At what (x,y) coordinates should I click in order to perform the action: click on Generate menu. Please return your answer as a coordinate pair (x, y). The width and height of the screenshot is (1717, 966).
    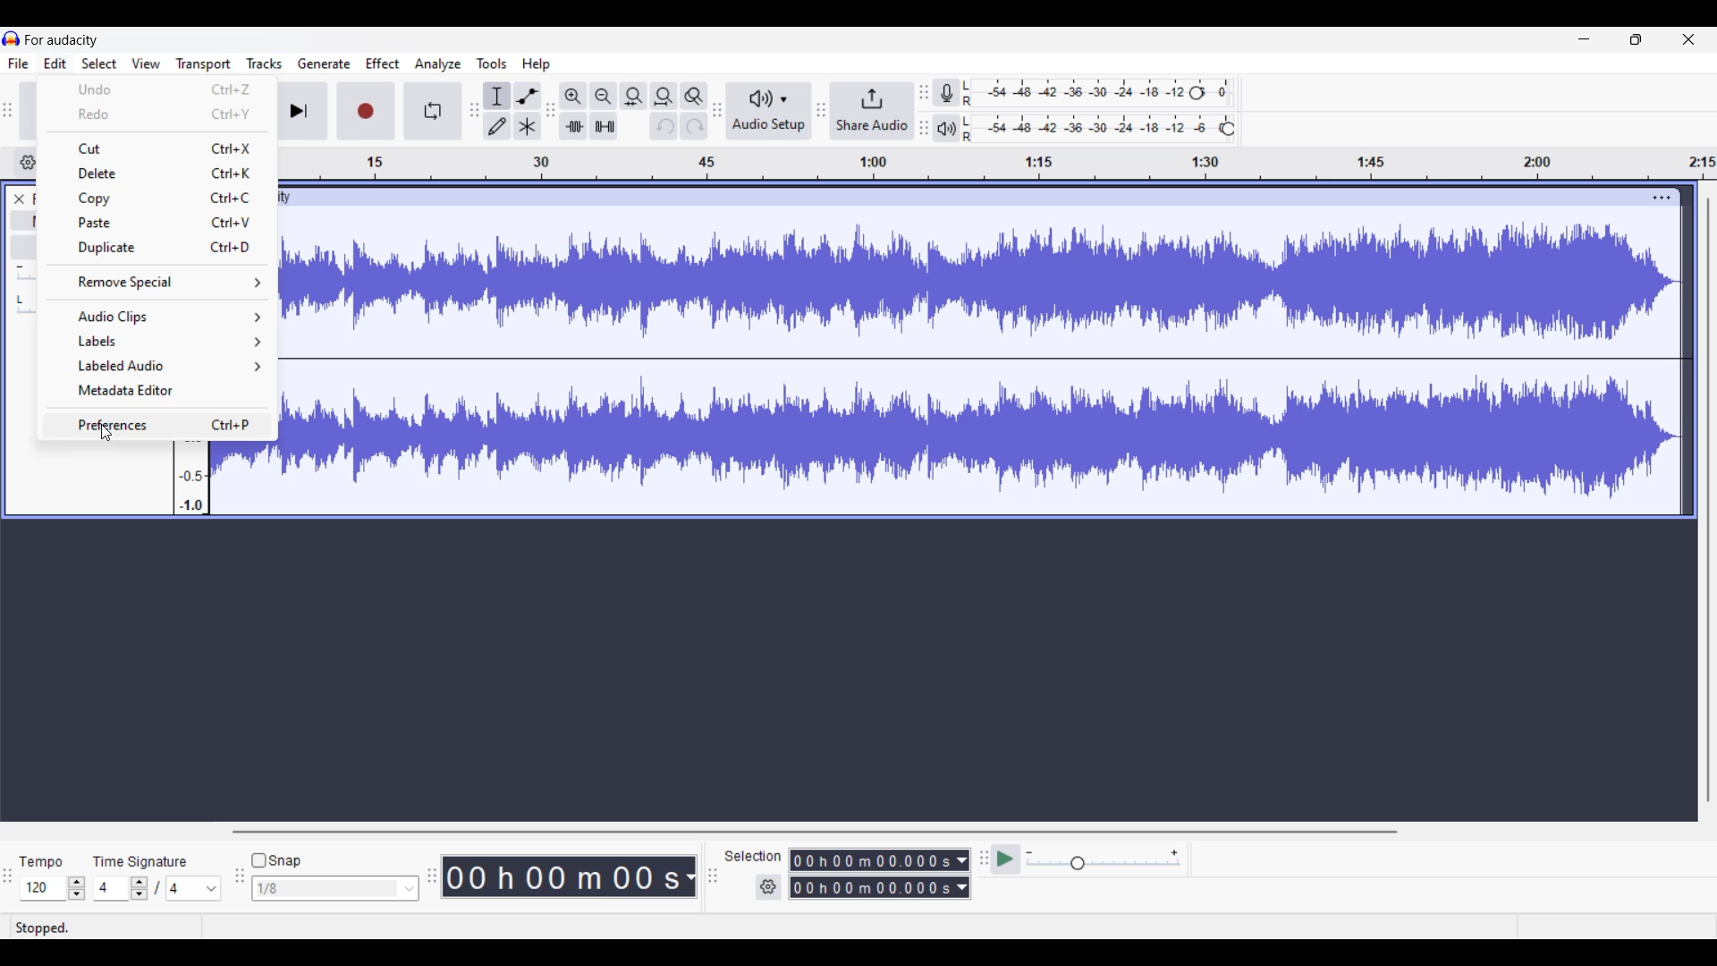
    Looking at the image, I should click on (325, 64).